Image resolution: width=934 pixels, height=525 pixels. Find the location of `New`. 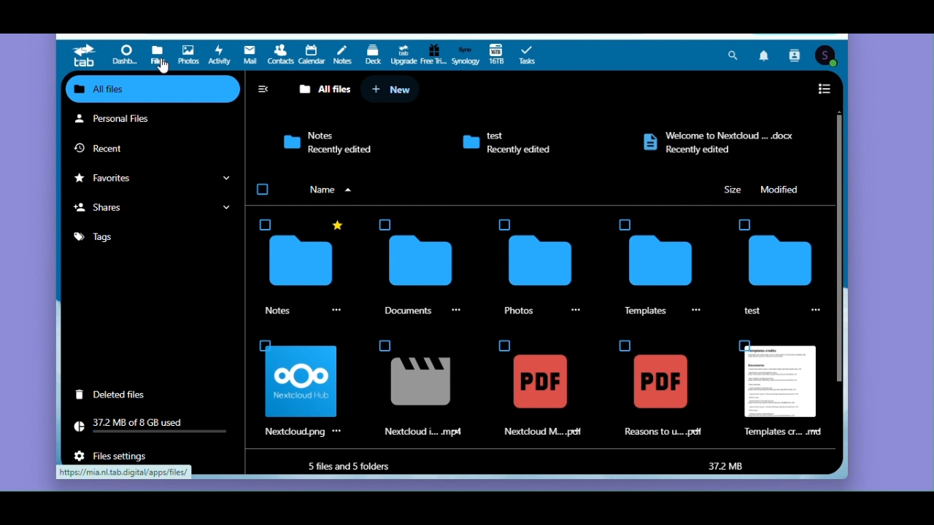

New is located at coordinates (390, 90).